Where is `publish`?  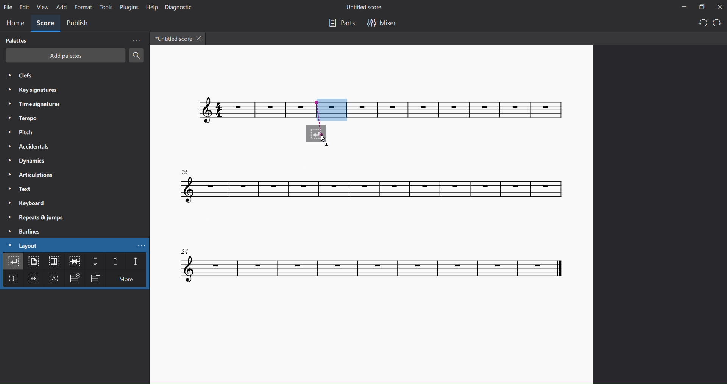 publish is located at coordinates (78, 23).